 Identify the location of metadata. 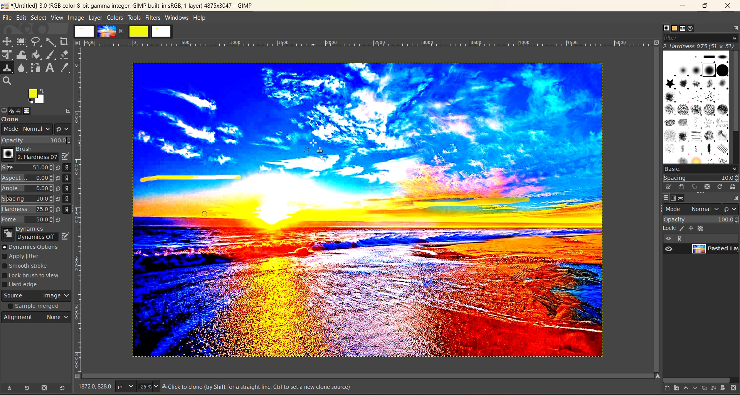
(258, 388).